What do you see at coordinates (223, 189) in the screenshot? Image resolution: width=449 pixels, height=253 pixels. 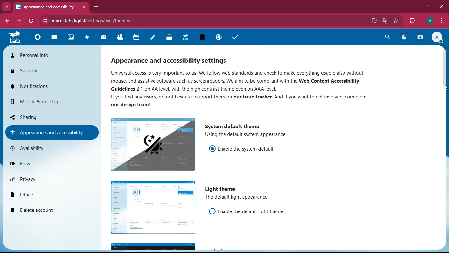 I see `light theme` at bounding box center [223, 189].